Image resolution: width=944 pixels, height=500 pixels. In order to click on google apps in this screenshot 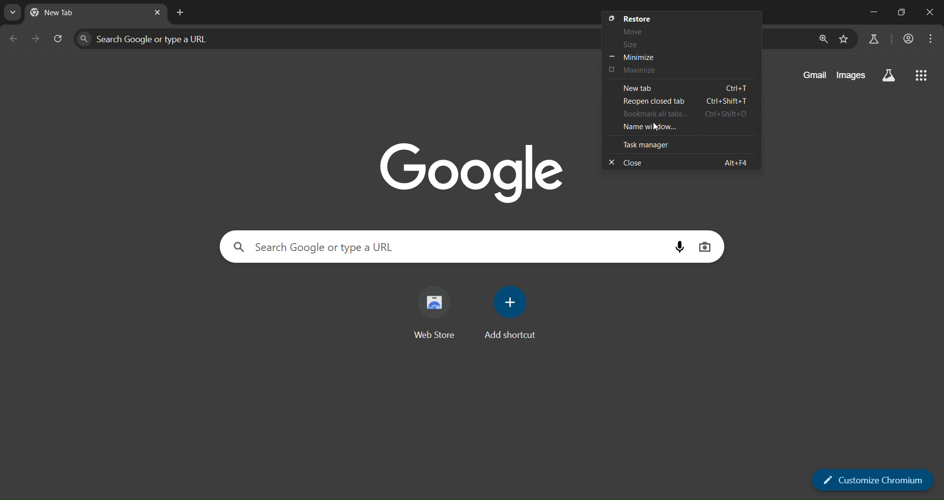, I will do `click(924, 76)`.